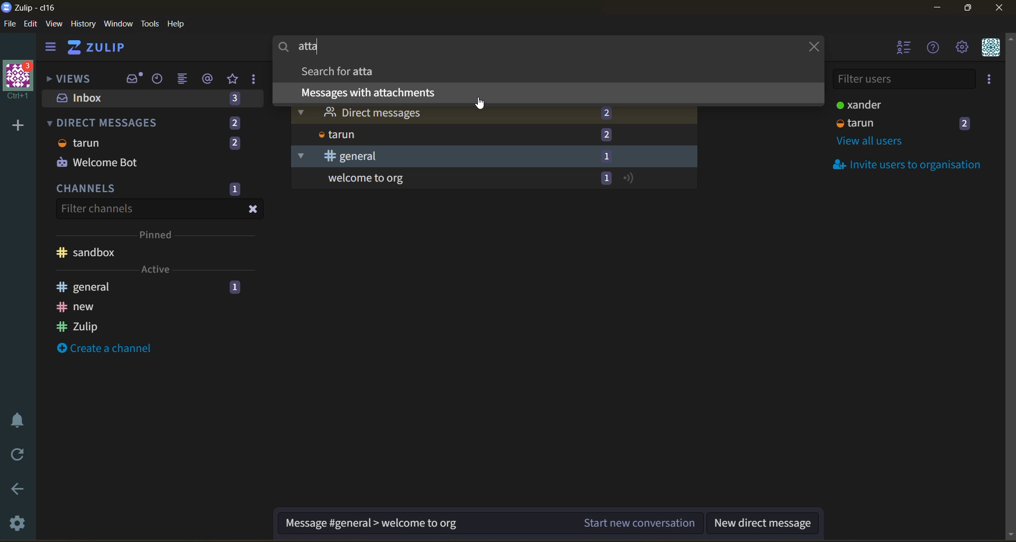 Image resolution: width=1016 pixels, height=542 pixels. What do you see at coordinates (84, 286) in the screenshot?
I see `# general` at bounding box center [84, 286].